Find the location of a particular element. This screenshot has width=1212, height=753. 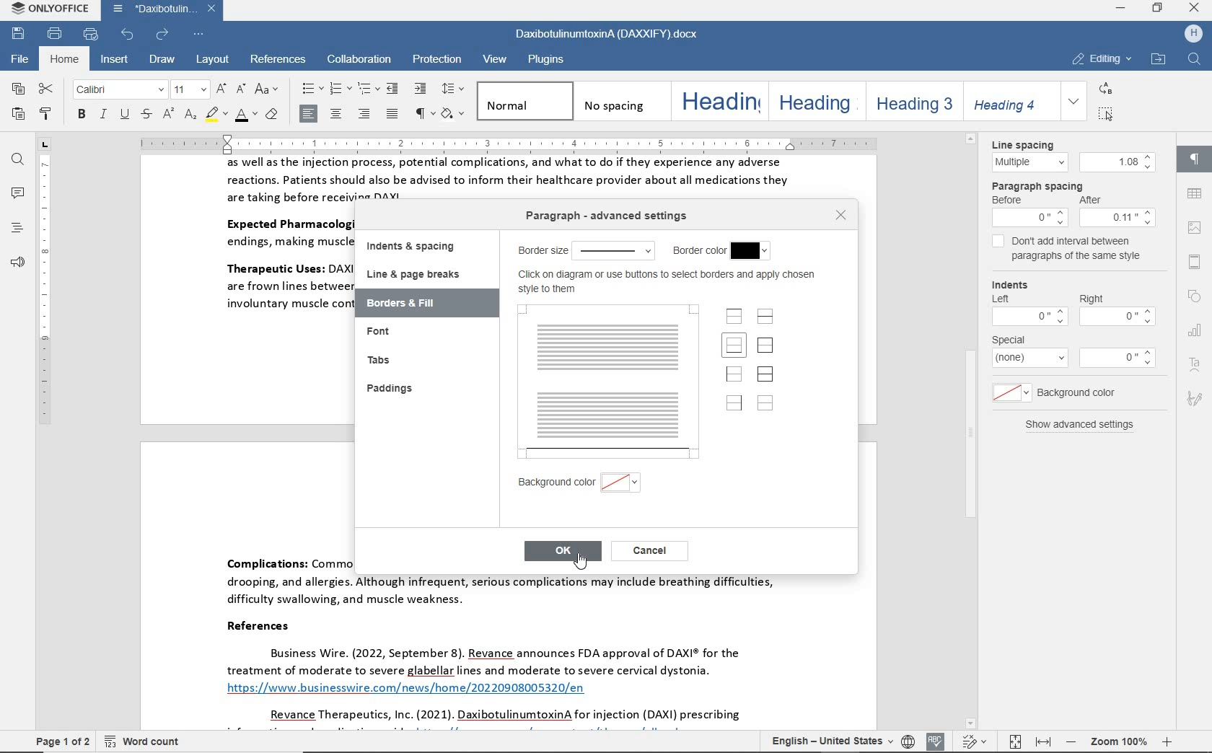

paddings is located at coordinates (392, 390).